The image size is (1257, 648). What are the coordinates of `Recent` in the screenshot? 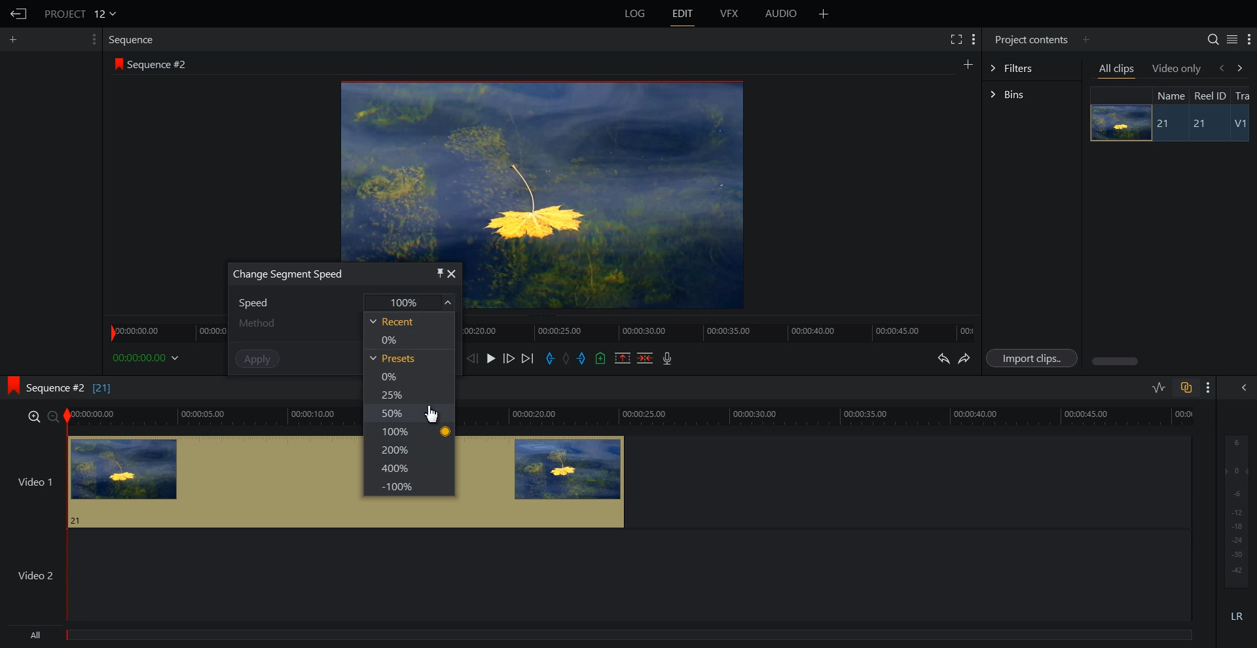 It's located at (393, 321).